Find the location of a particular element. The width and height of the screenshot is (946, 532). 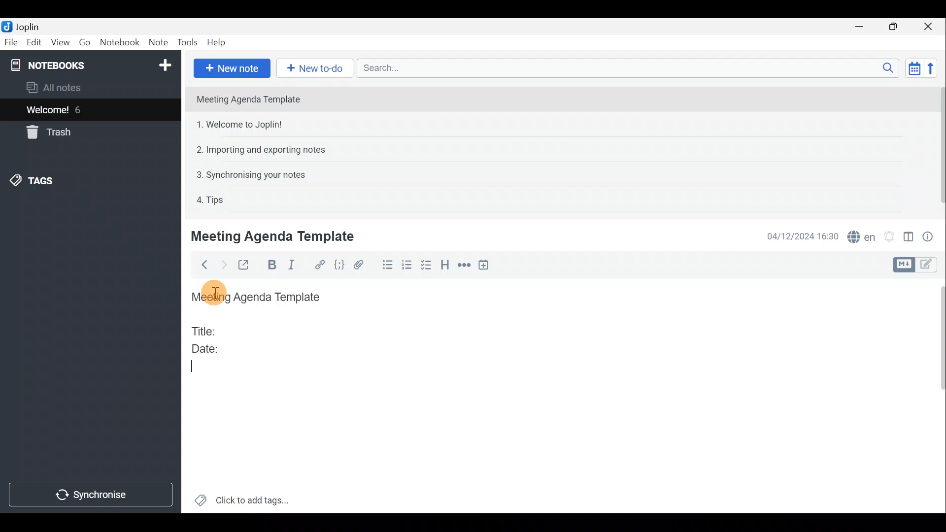

Close is located at coordinates (929, 27).